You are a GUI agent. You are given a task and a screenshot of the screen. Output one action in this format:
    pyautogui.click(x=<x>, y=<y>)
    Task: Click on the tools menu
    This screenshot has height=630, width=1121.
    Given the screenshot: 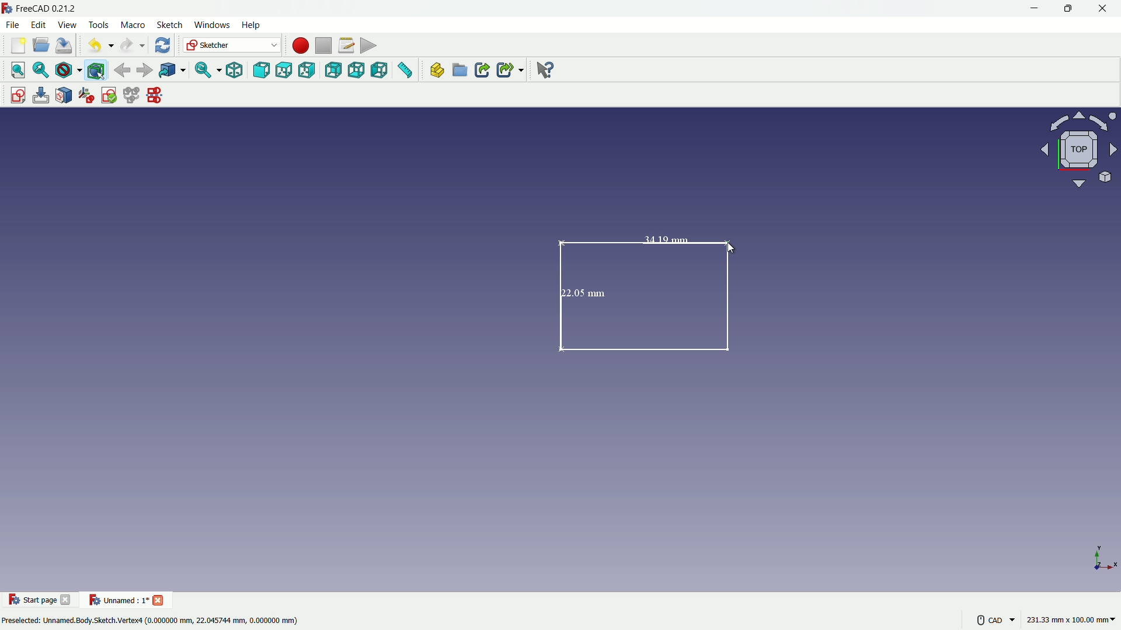 What is the action you would take?
    pyautogui.click(x=98, y=24)
    